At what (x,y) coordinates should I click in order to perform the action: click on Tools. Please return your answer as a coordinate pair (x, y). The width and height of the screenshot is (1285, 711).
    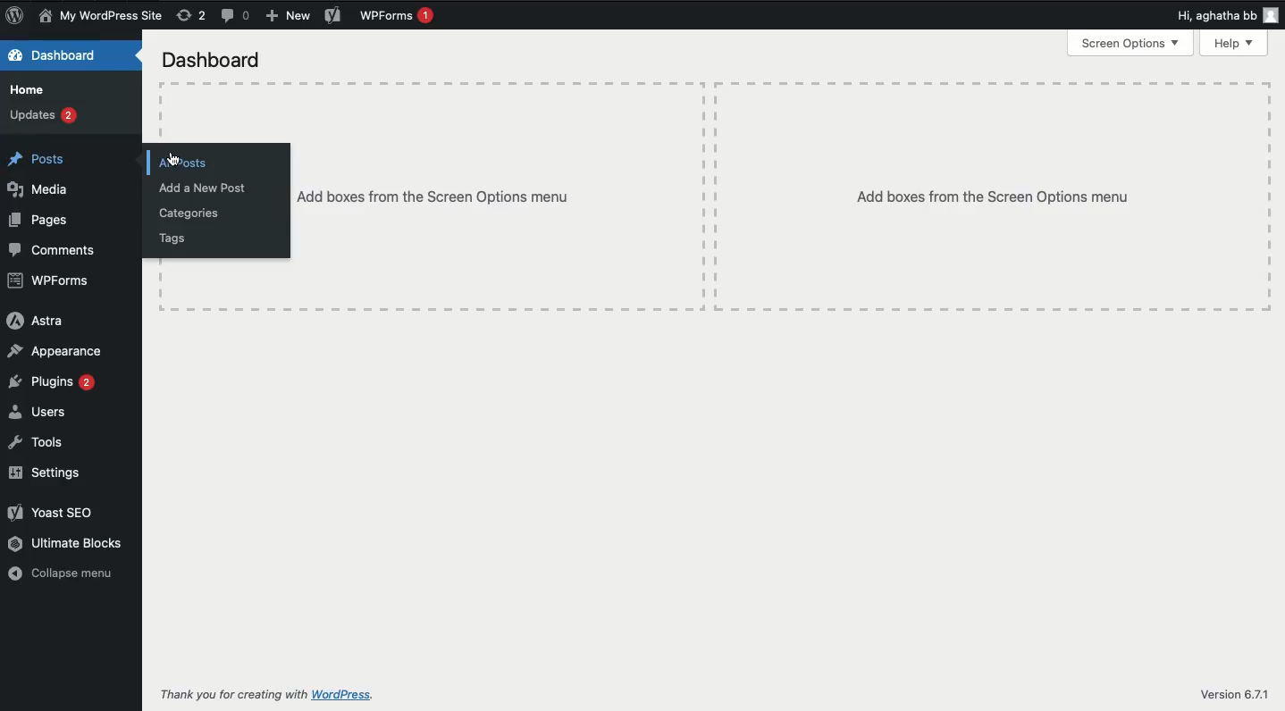
    Looking at the image, I should click on (35, 442).